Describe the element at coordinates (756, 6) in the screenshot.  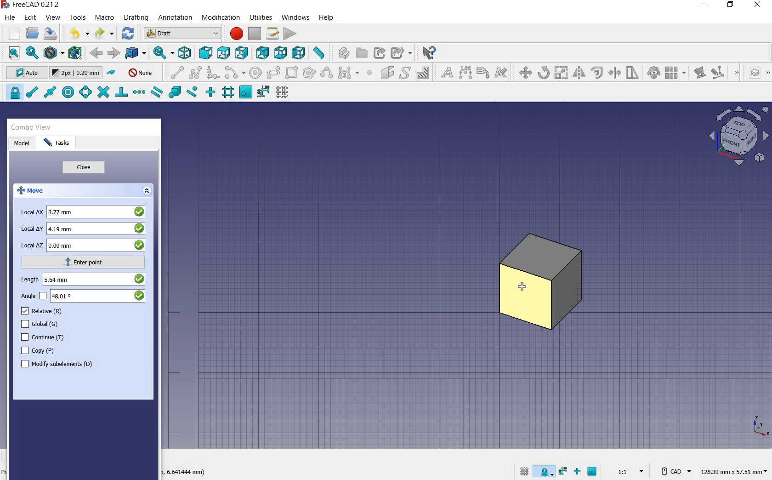
I see `close` at that location.